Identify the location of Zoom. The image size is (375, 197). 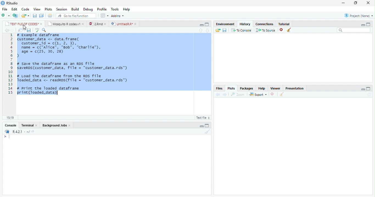
(238, 94).